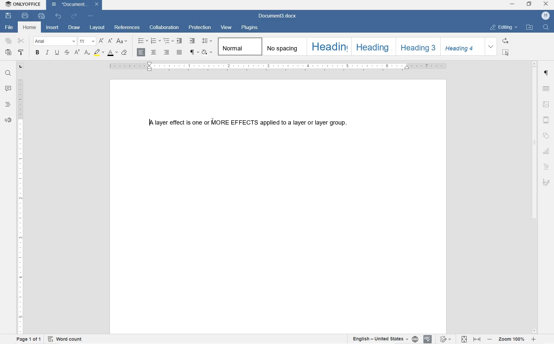 The height and width of the screenshot is (344, 554). What do you see at coordinates (535, 197) in the screenshot?
I see `SCROLLBAR` at bounding box center [535, 197].